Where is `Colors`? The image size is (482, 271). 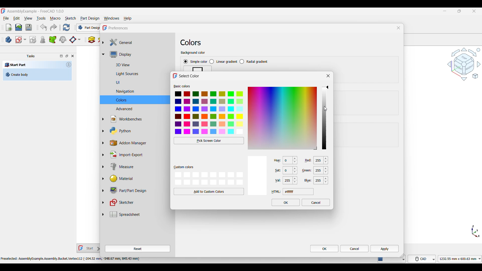 Colors is located at coordinates (138, 100).